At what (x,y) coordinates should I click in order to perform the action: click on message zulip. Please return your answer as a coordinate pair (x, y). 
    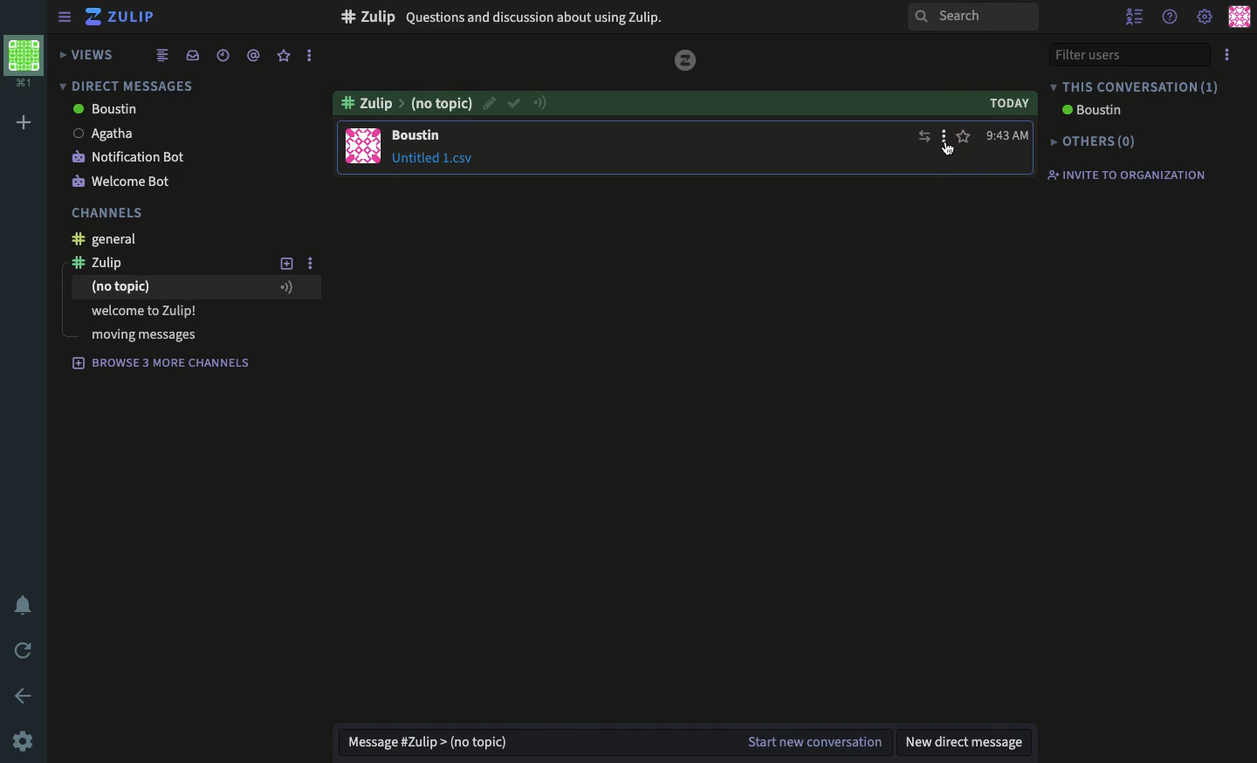
    Looking at the image, I should click on (428, 736).